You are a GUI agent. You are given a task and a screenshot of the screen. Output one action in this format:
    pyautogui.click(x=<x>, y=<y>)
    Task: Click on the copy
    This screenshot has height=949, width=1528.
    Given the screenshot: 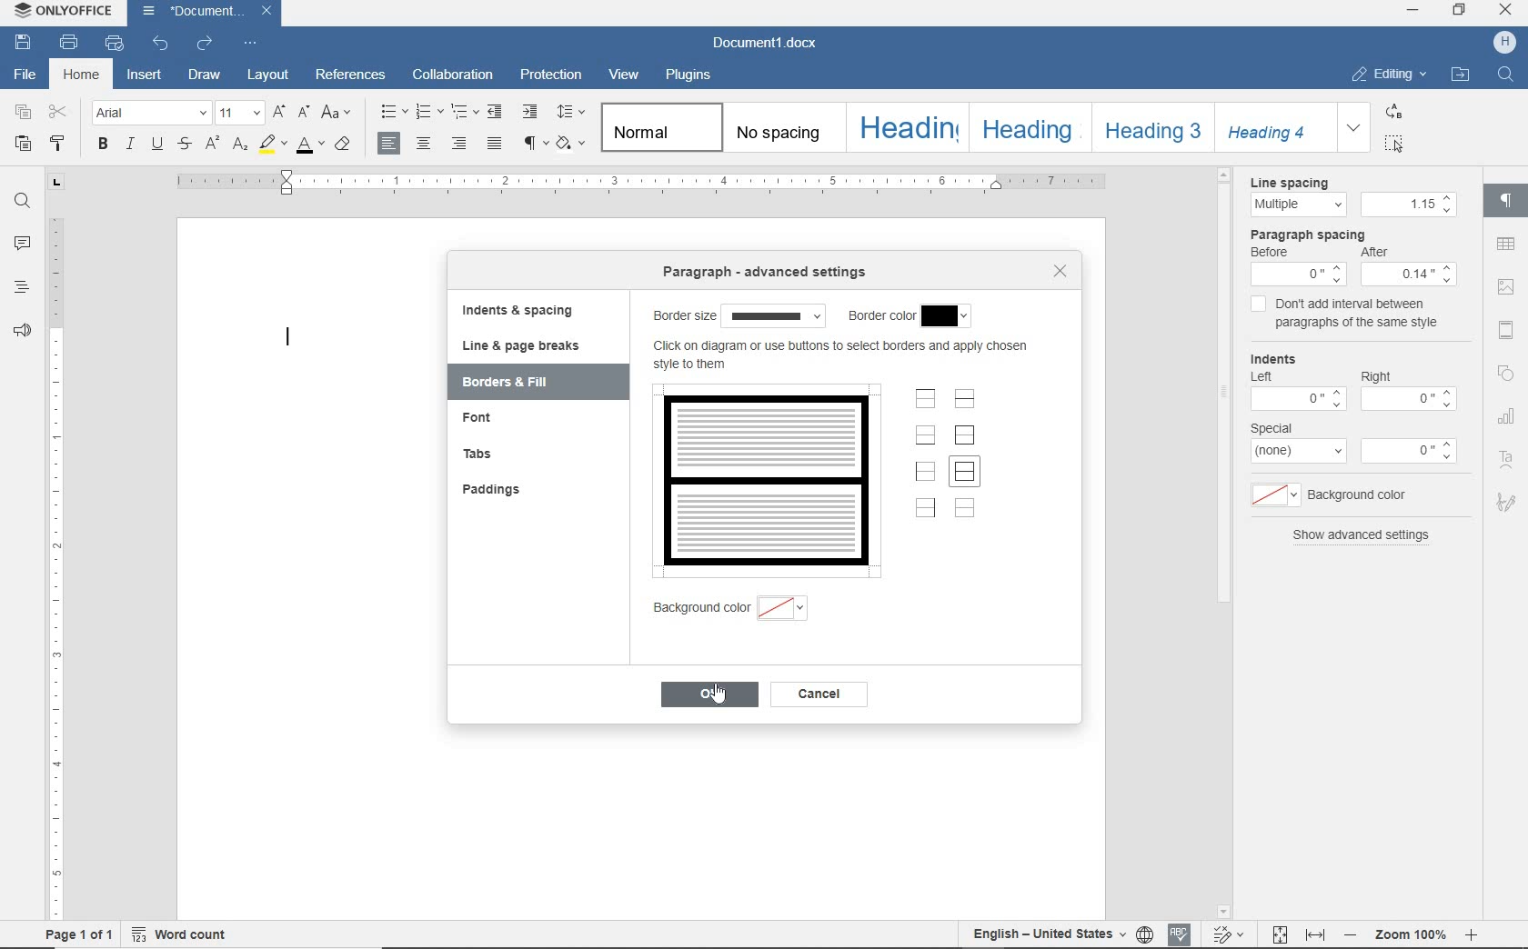 What is the action you would take?
    pyautogui.click(x=23, y=115)
    